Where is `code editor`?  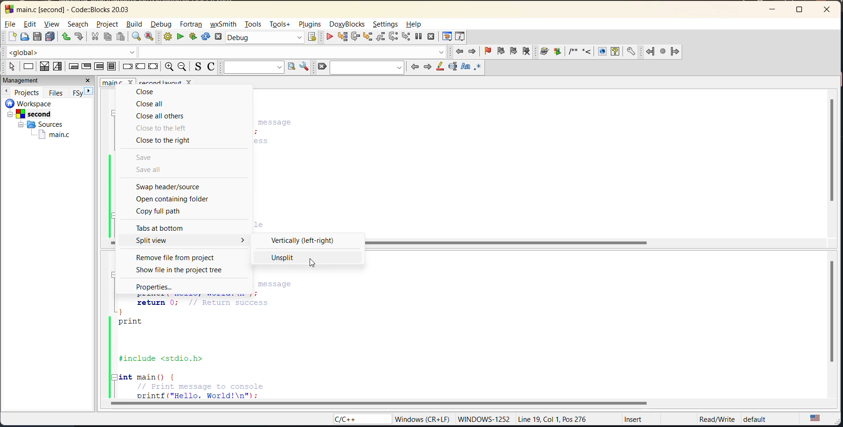 code editor is located at coordinates (262, 346).